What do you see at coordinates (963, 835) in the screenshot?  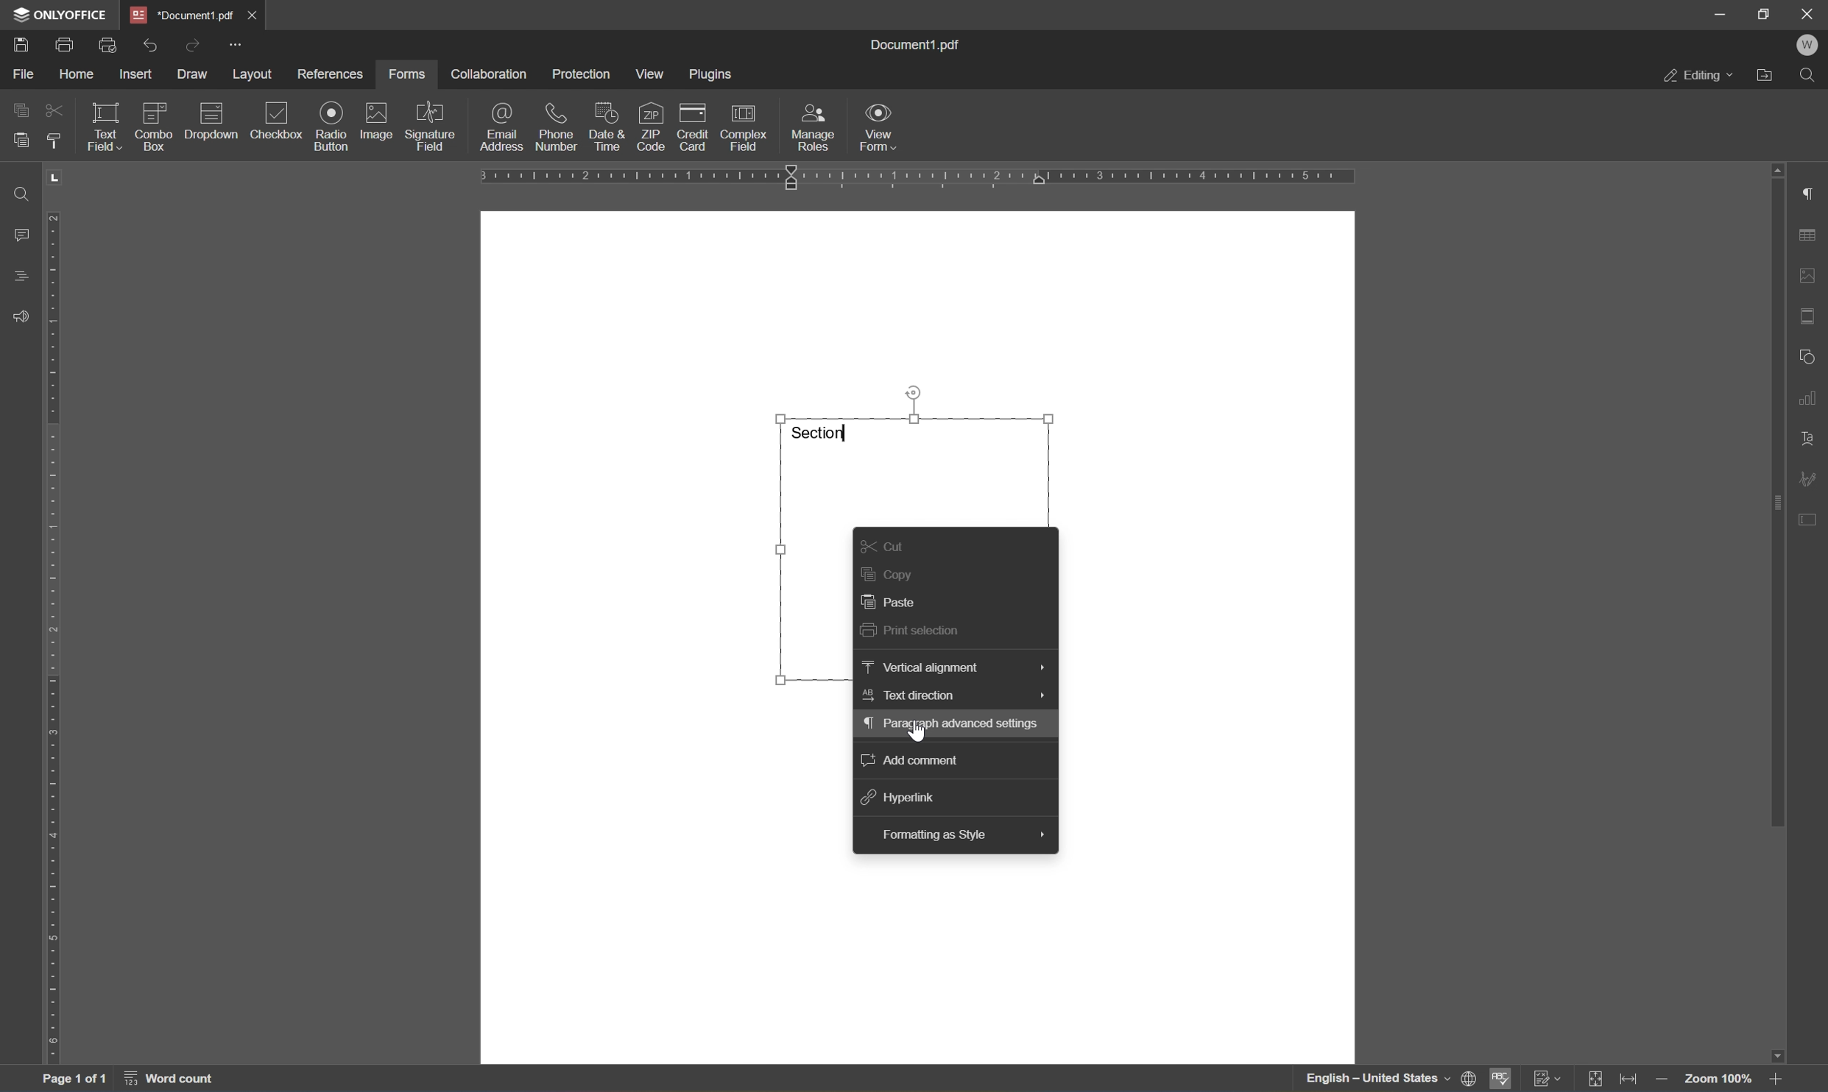 I see `formatting as style` at bounding box center [963, 835].